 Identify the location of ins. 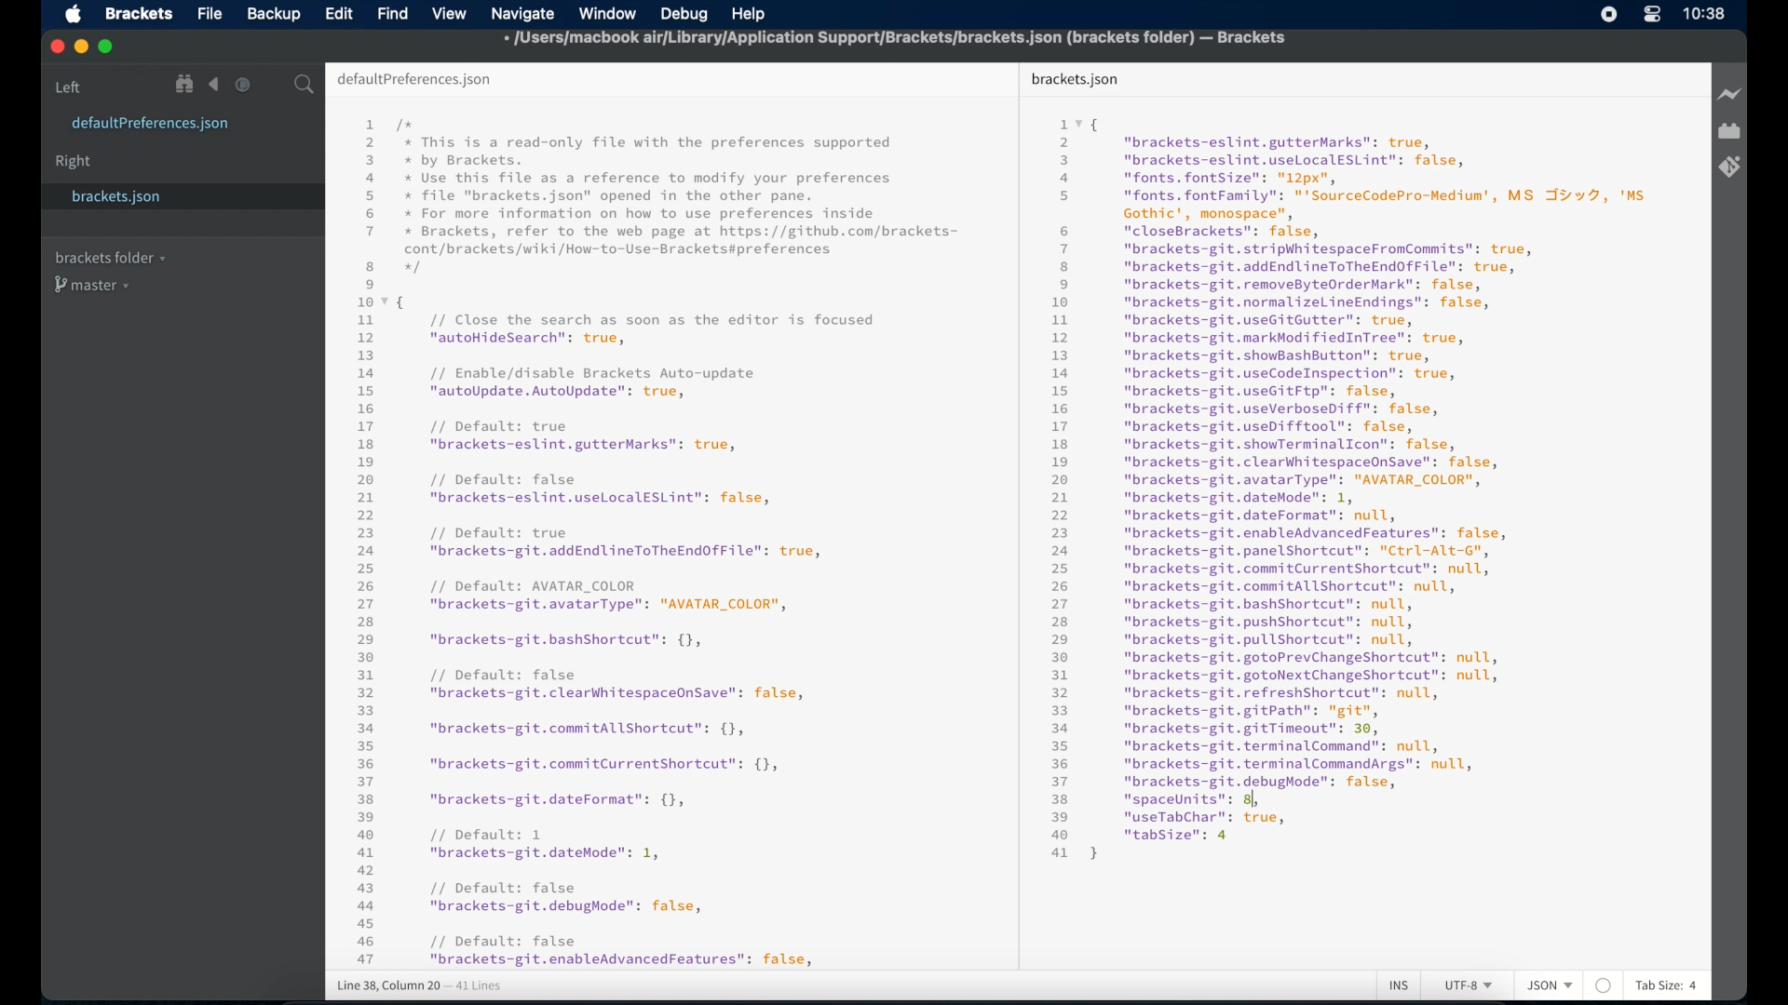
(1399, 986).